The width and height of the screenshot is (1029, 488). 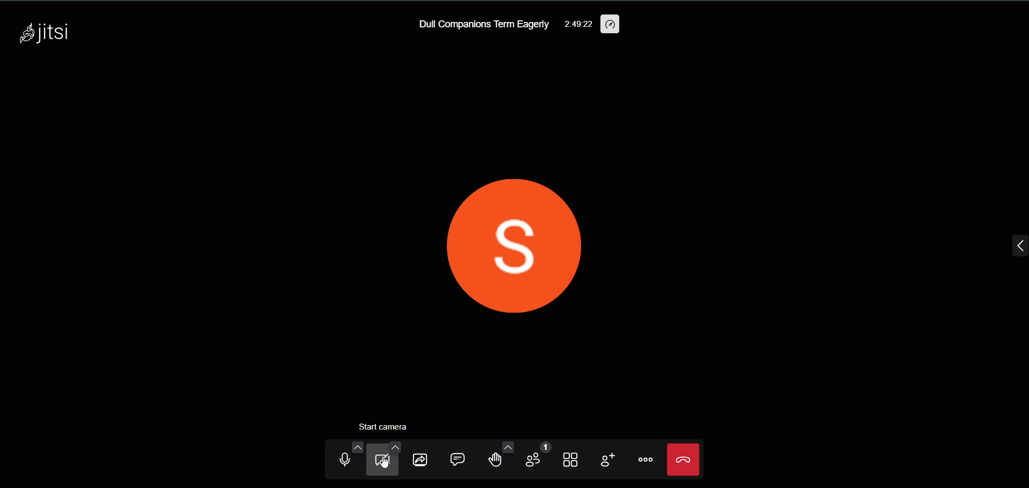 What do you see at coordinates (384, 425) in the screenshot?
I see `stop camera` at bounding box center [384, 425].